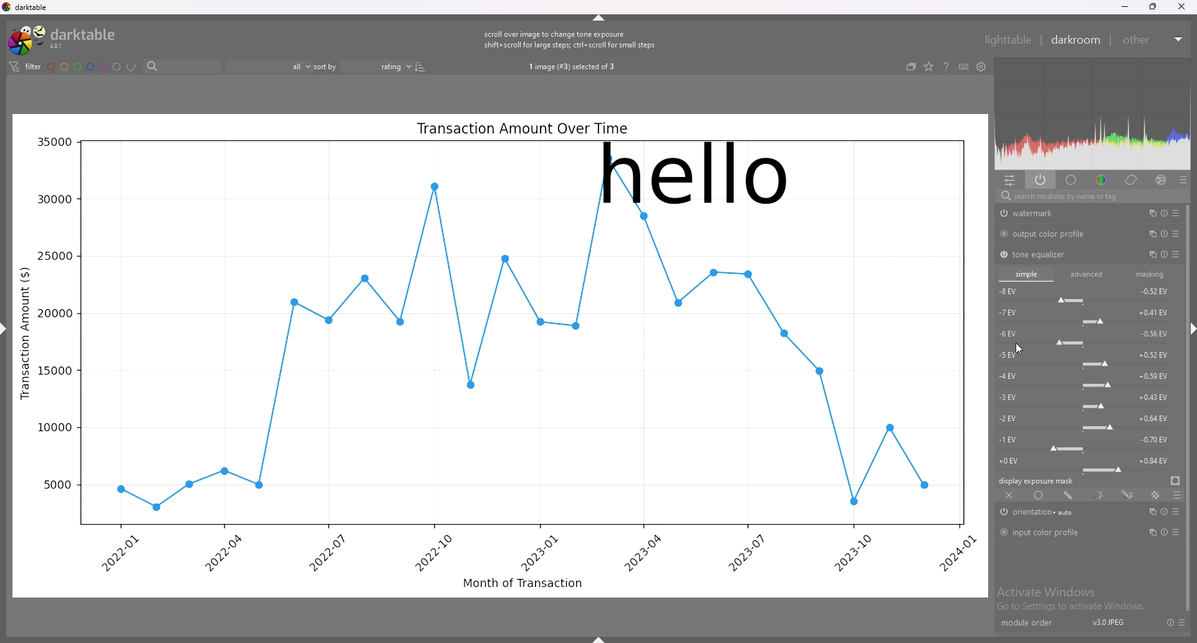  Describe the element at coordinates (1087, 337) in the screenshot. I see `-6 EV force` at that location.